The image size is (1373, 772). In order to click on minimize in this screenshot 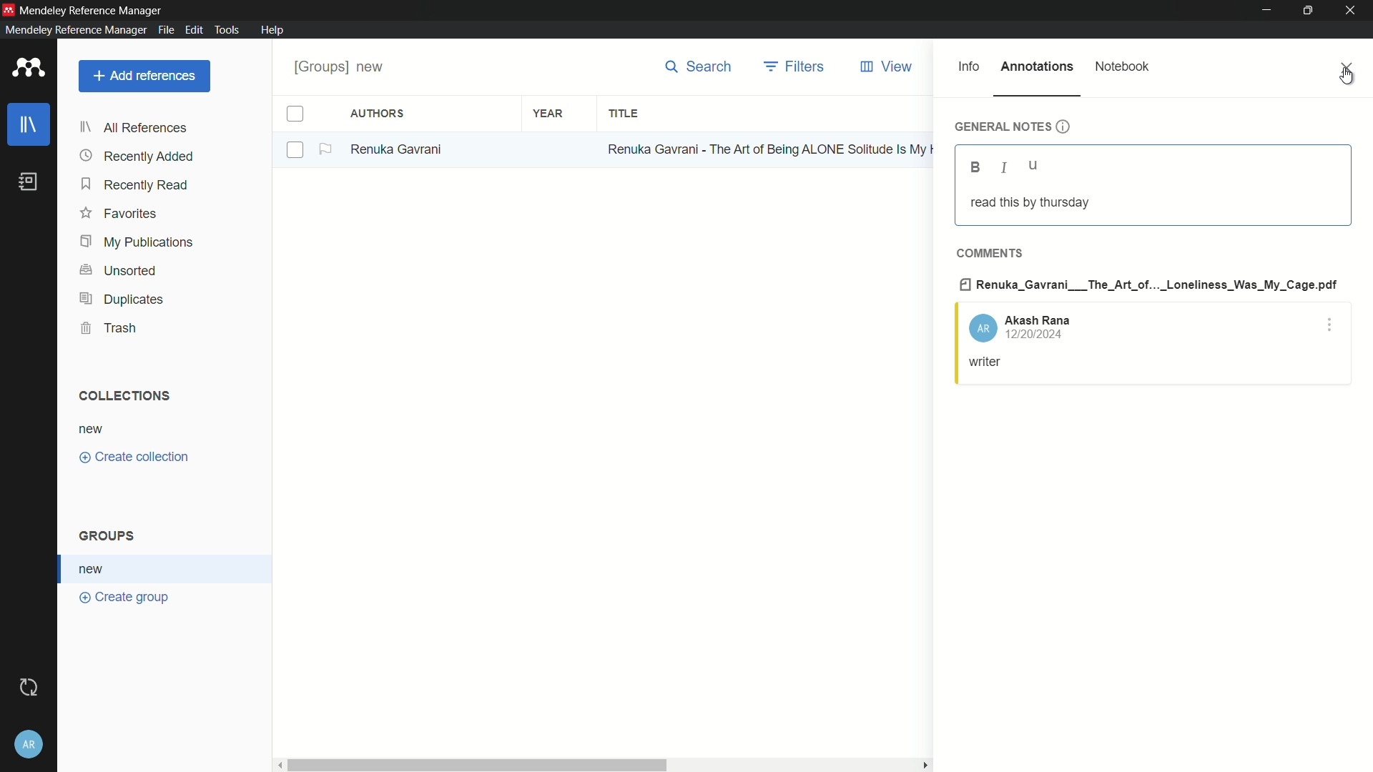, I will do `click(1267, 11)`.